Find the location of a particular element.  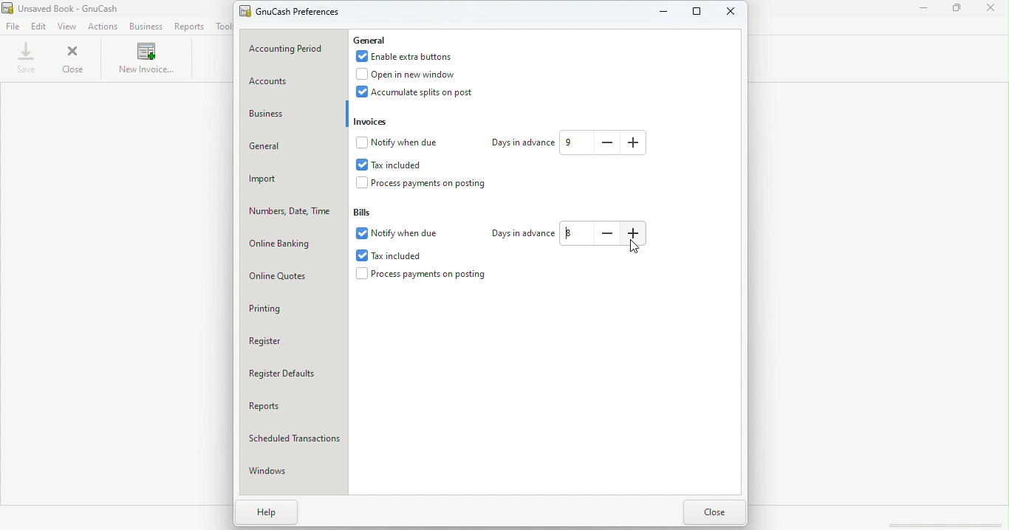

Maximize is located at coordinates (960, 11).